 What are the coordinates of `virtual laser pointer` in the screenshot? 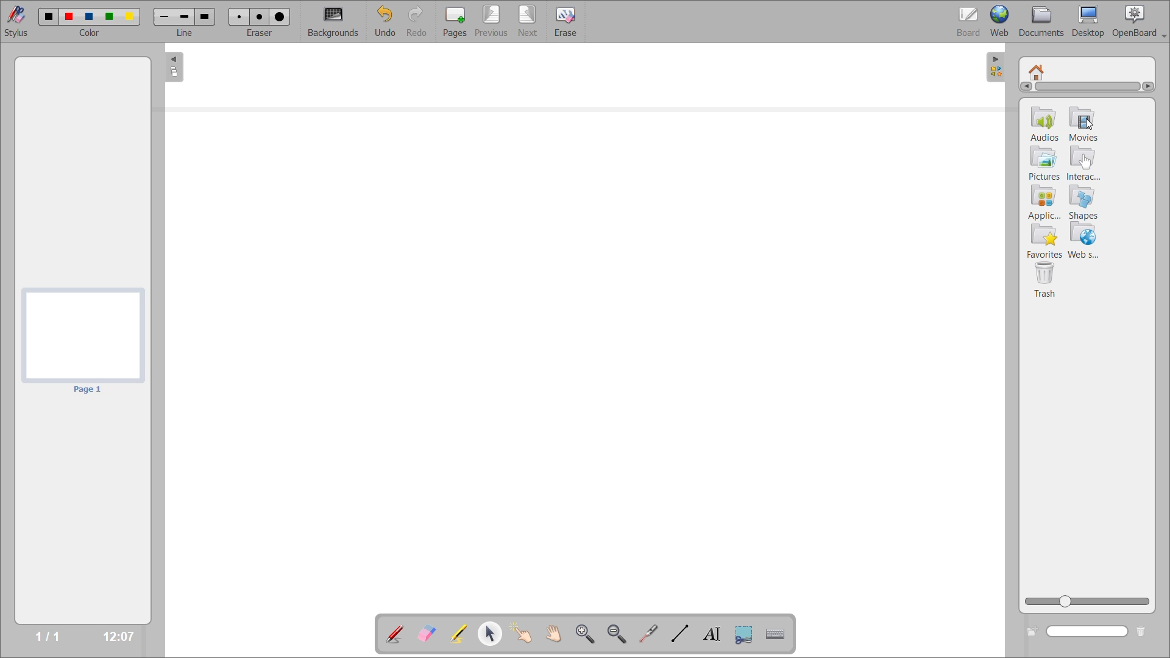 It's located at (649, 633).